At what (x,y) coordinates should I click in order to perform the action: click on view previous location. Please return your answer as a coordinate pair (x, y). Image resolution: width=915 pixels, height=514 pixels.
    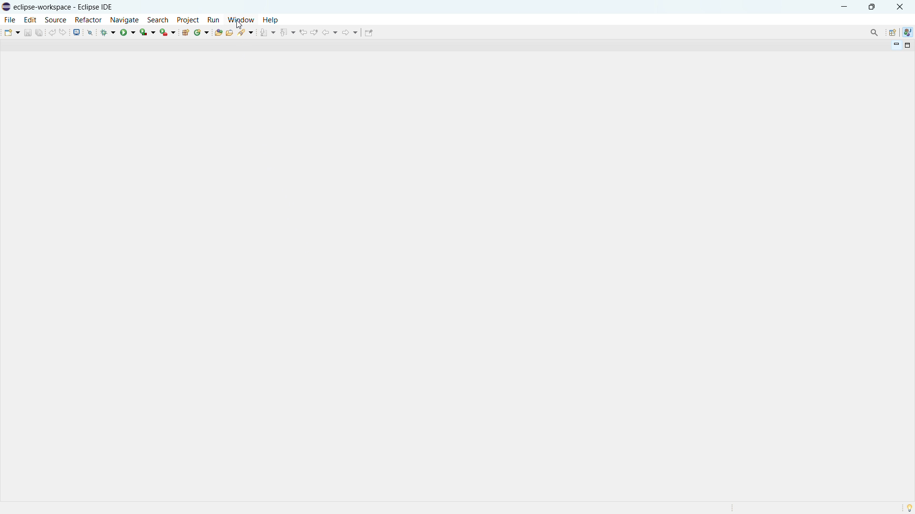
    Looking at the image, I should click on (303, 32).